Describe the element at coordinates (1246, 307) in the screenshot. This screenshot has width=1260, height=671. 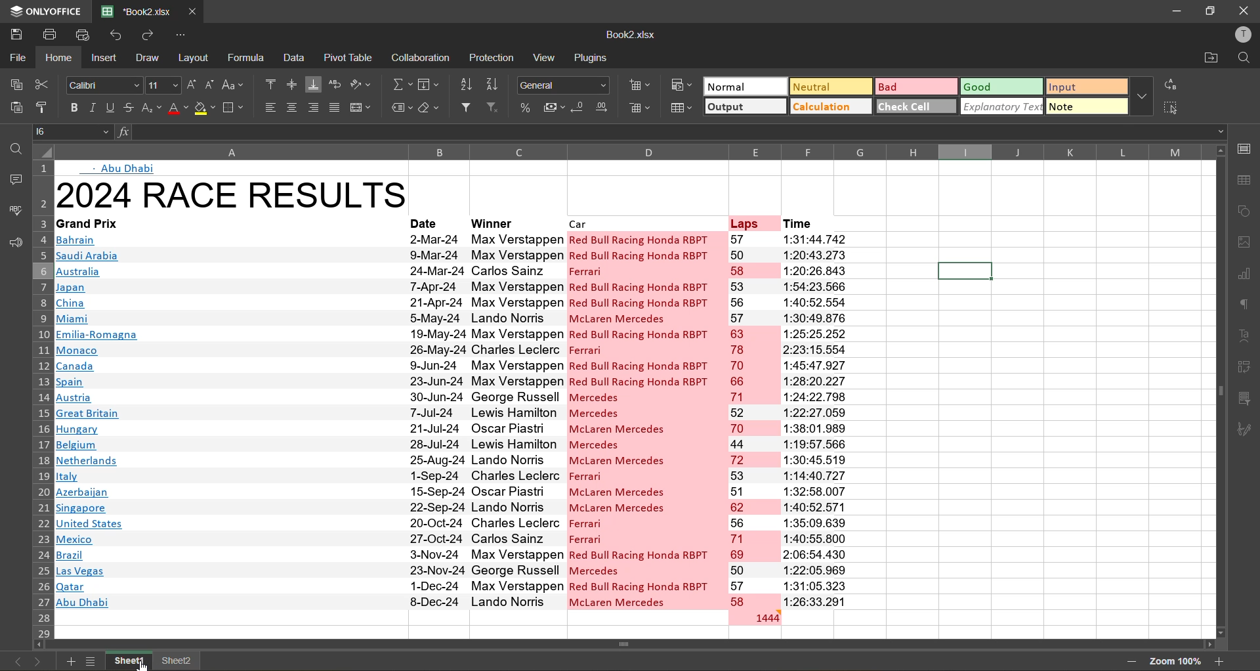
I see `paragraph` at that location.